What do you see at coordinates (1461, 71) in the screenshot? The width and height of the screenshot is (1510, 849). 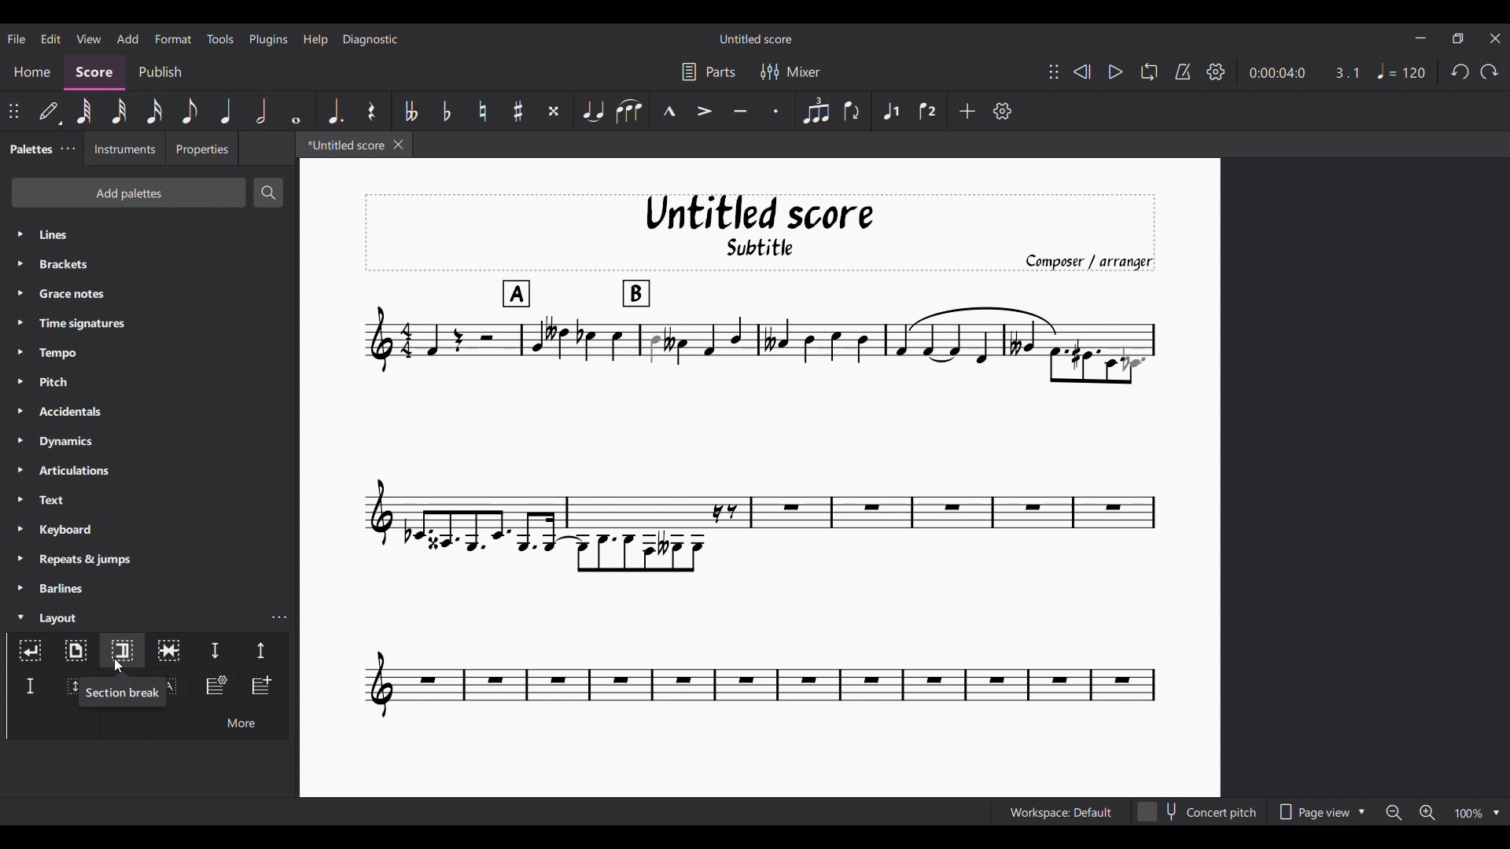 I see `Undo` at bounding box center [1461, 71].